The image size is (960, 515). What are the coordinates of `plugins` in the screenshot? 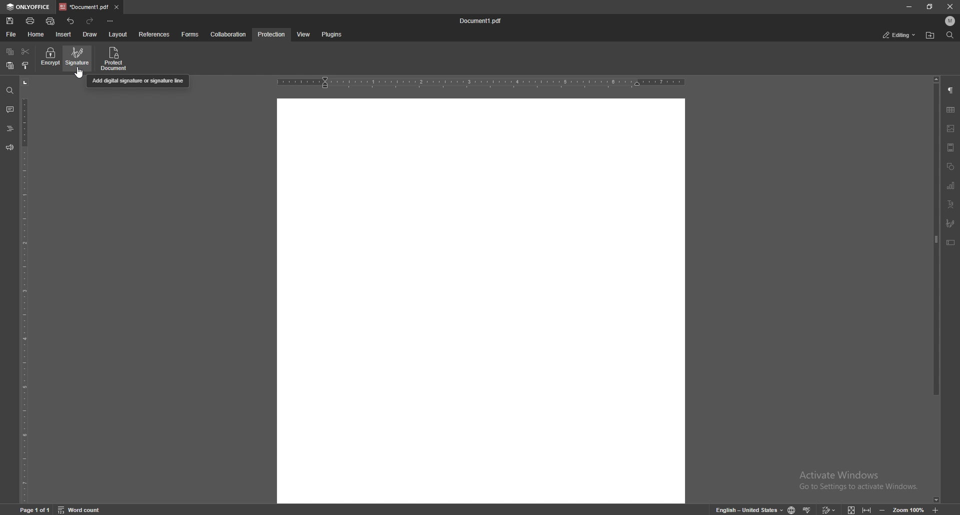 It's located at (331, 35).